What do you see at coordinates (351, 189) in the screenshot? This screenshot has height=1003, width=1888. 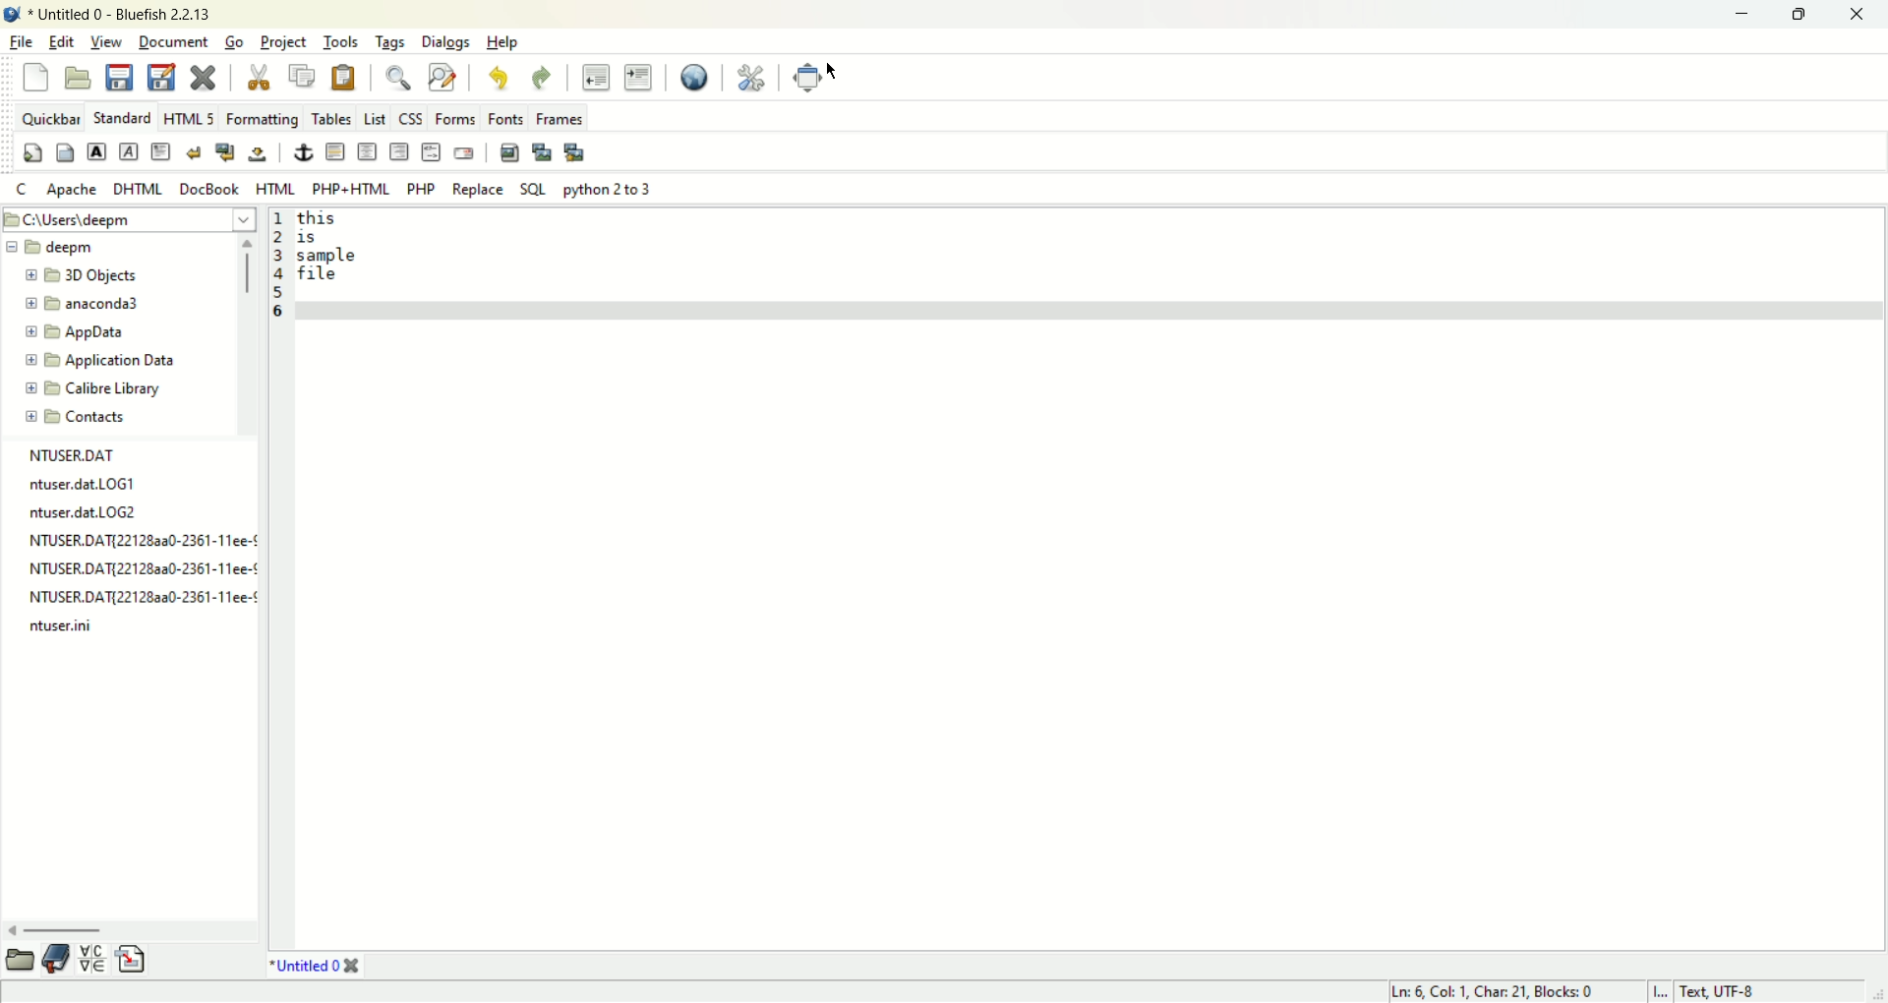 I see `PHP+HTML` at bounding box center [351, 189].